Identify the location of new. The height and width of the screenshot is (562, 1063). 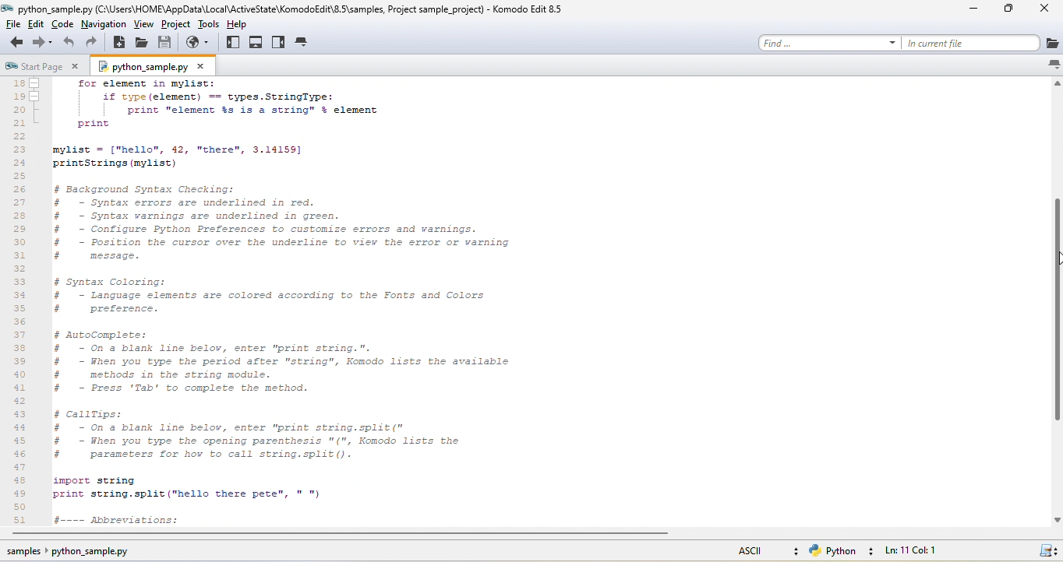
(119, 43).